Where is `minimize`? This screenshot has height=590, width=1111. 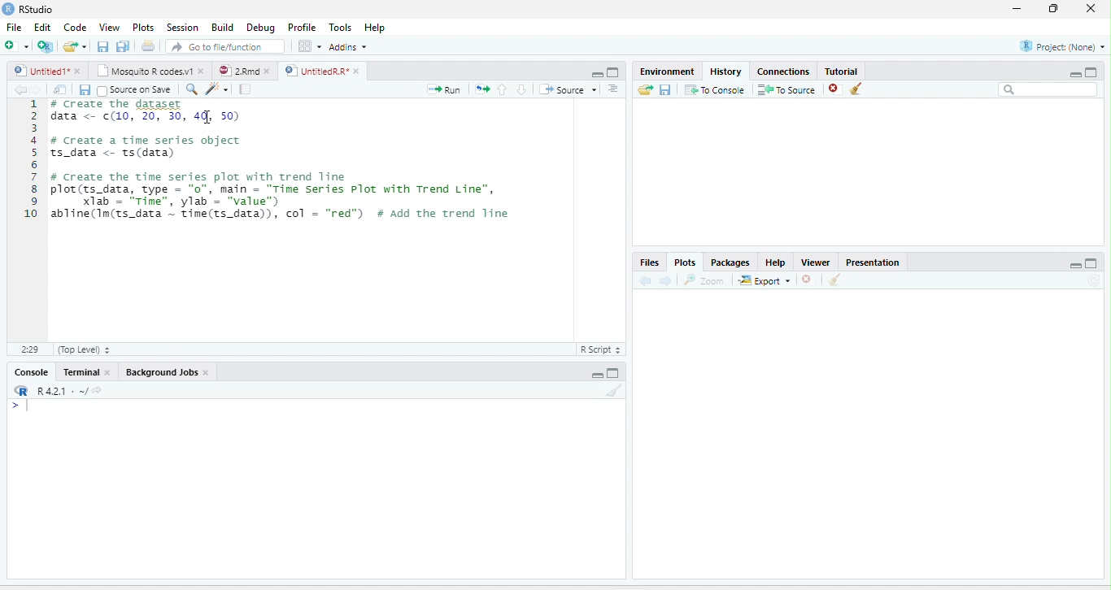 minimize is located at coordinates (1017, 9).